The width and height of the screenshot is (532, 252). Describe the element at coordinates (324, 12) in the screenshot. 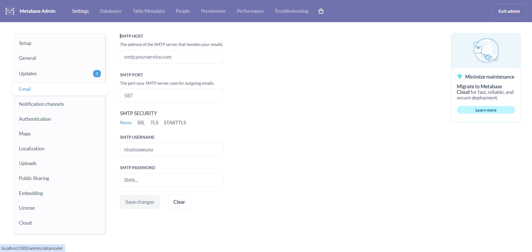

I see `cart` at that location.